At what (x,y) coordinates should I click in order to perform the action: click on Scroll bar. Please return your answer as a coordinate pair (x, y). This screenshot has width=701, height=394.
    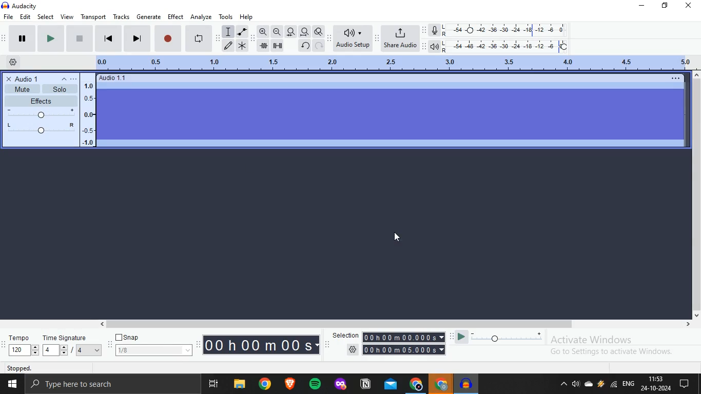
    Looking at the image, I should click on (696, 198).